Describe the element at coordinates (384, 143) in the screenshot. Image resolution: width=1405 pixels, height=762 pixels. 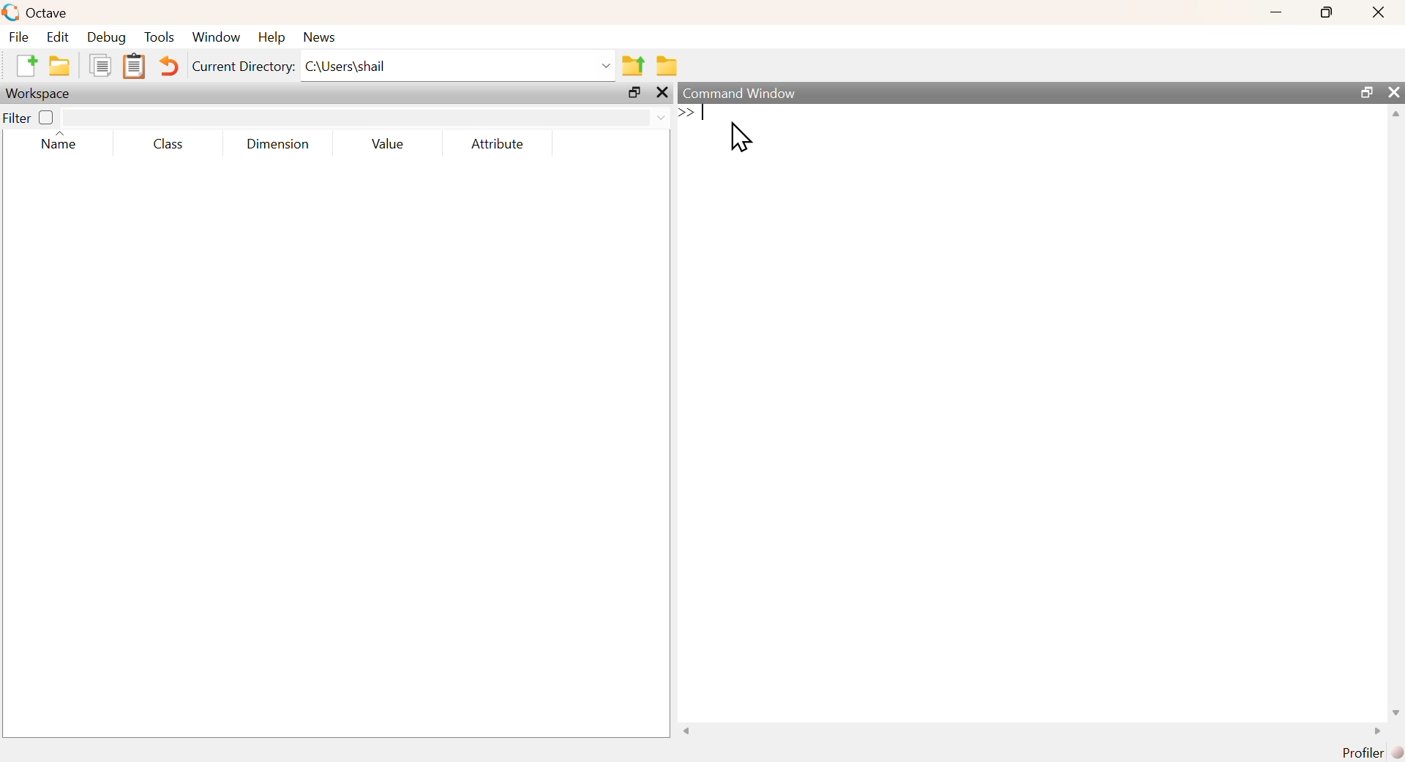
I see `Value` at that location.